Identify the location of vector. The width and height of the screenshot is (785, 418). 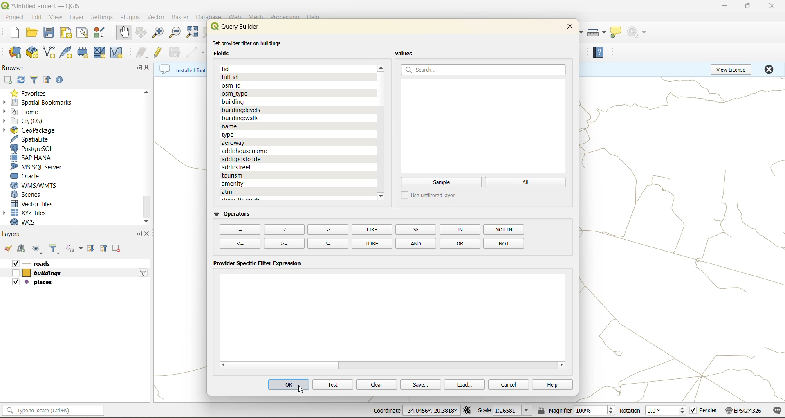
(157, 18).